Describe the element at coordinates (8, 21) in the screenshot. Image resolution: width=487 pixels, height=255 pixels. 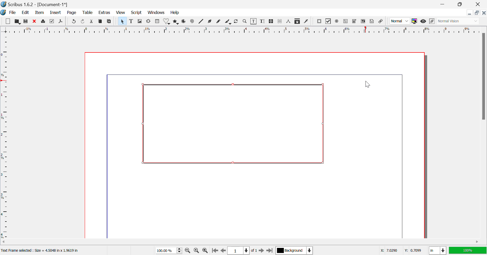
I see `New` at that location.